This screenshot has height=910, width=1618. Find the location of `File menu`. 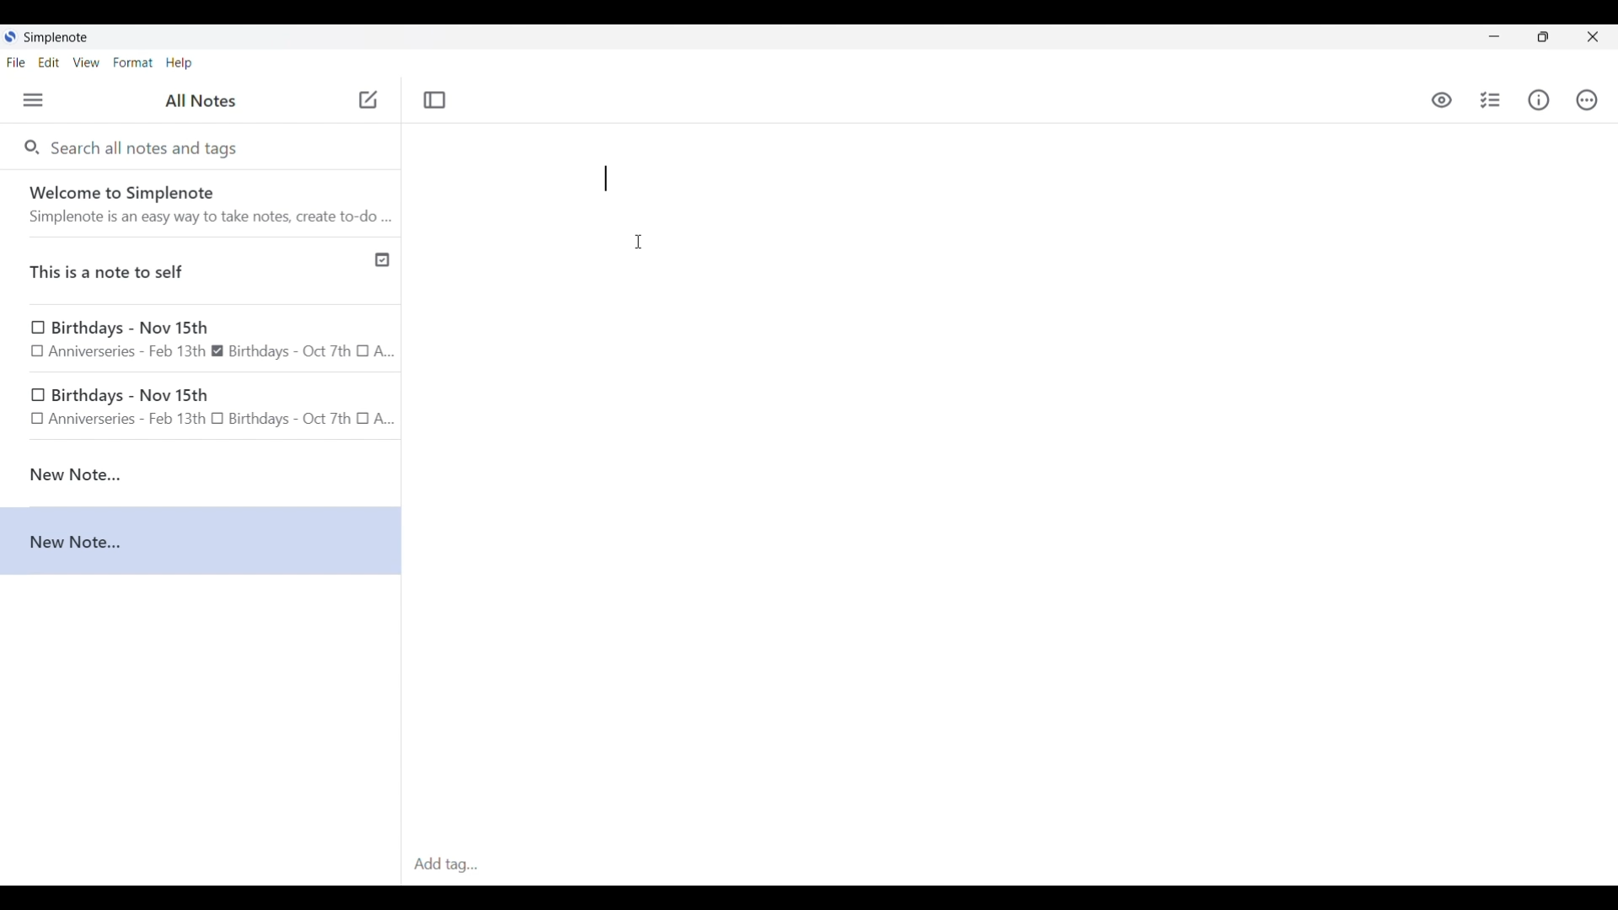

File menu is located at coordinates (16, 62).